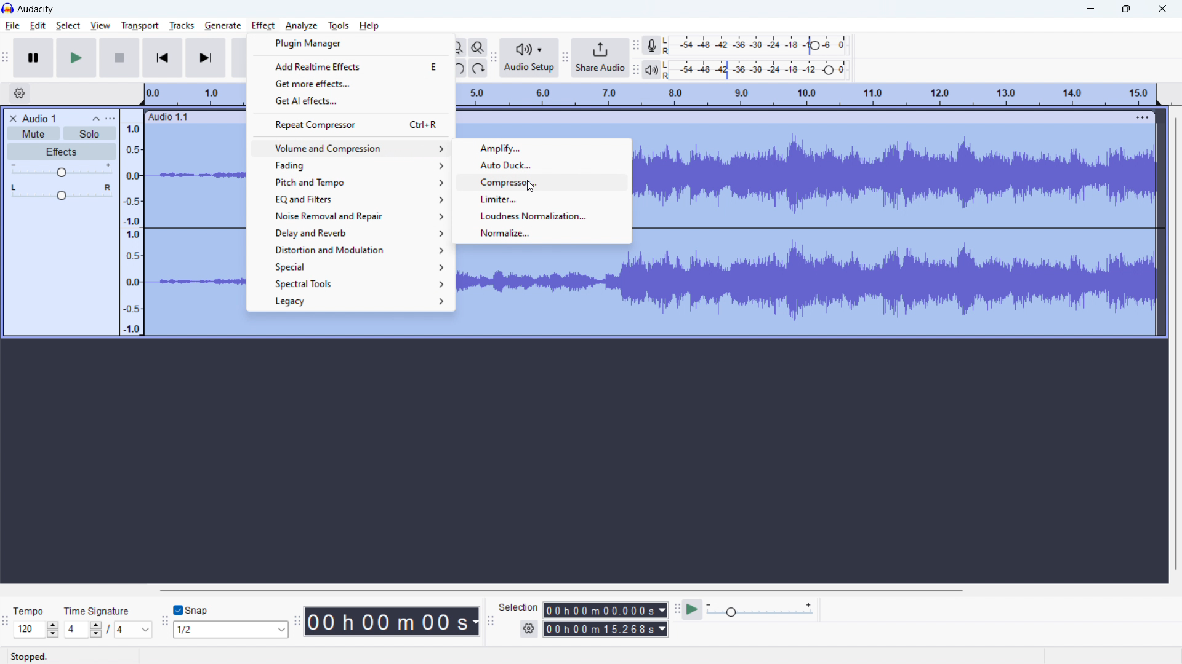 Image resolution: width=1182 pixels, height=664 pixels. Describe the element at coordinates (263, 26) in the screenshot. I see `effect` at that location.